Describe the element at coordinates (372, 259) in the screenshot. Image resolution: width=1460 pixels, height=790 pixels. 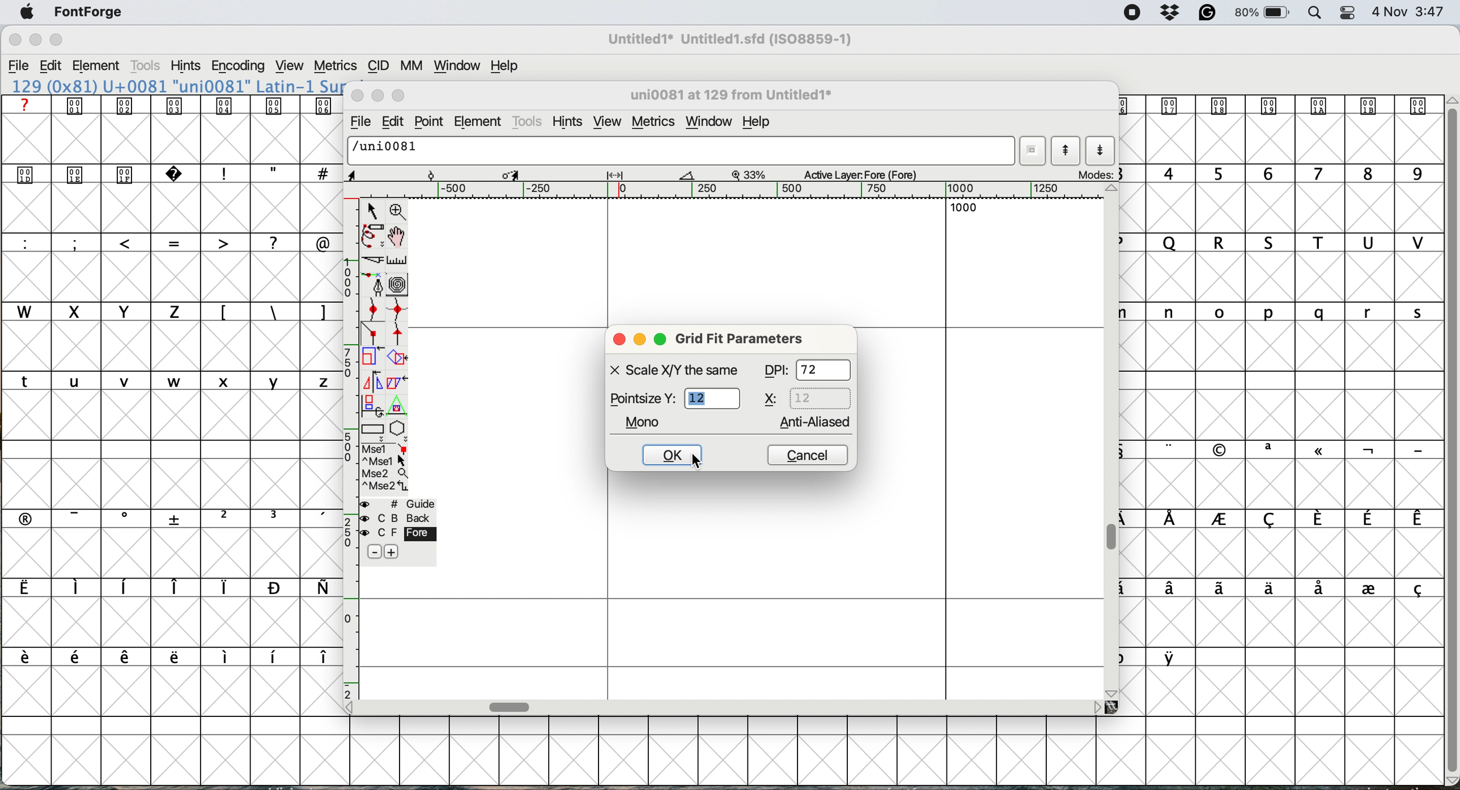
I see `cut splines in two` at that location.